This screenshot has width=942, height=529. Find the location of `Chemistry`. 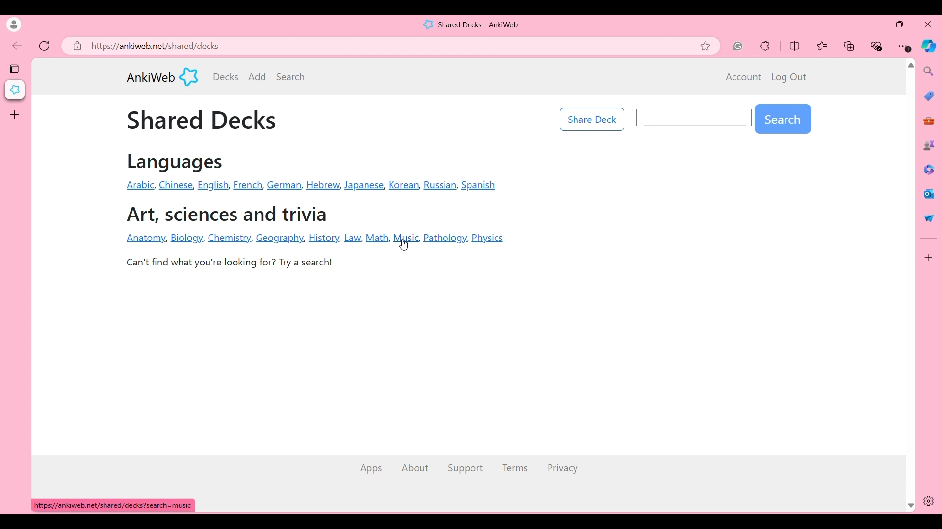

Chemistry is located at coordinates (228, 239).